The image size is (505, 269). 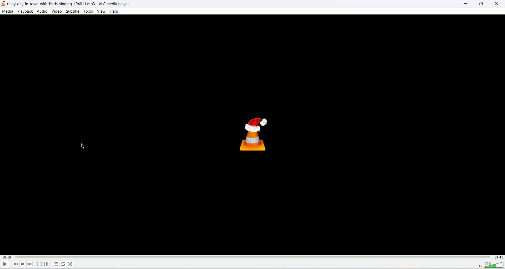 What do you see at coordinates (4, 265) in the screenshot?
I see `play/pause` at bounding box center [4, 265].